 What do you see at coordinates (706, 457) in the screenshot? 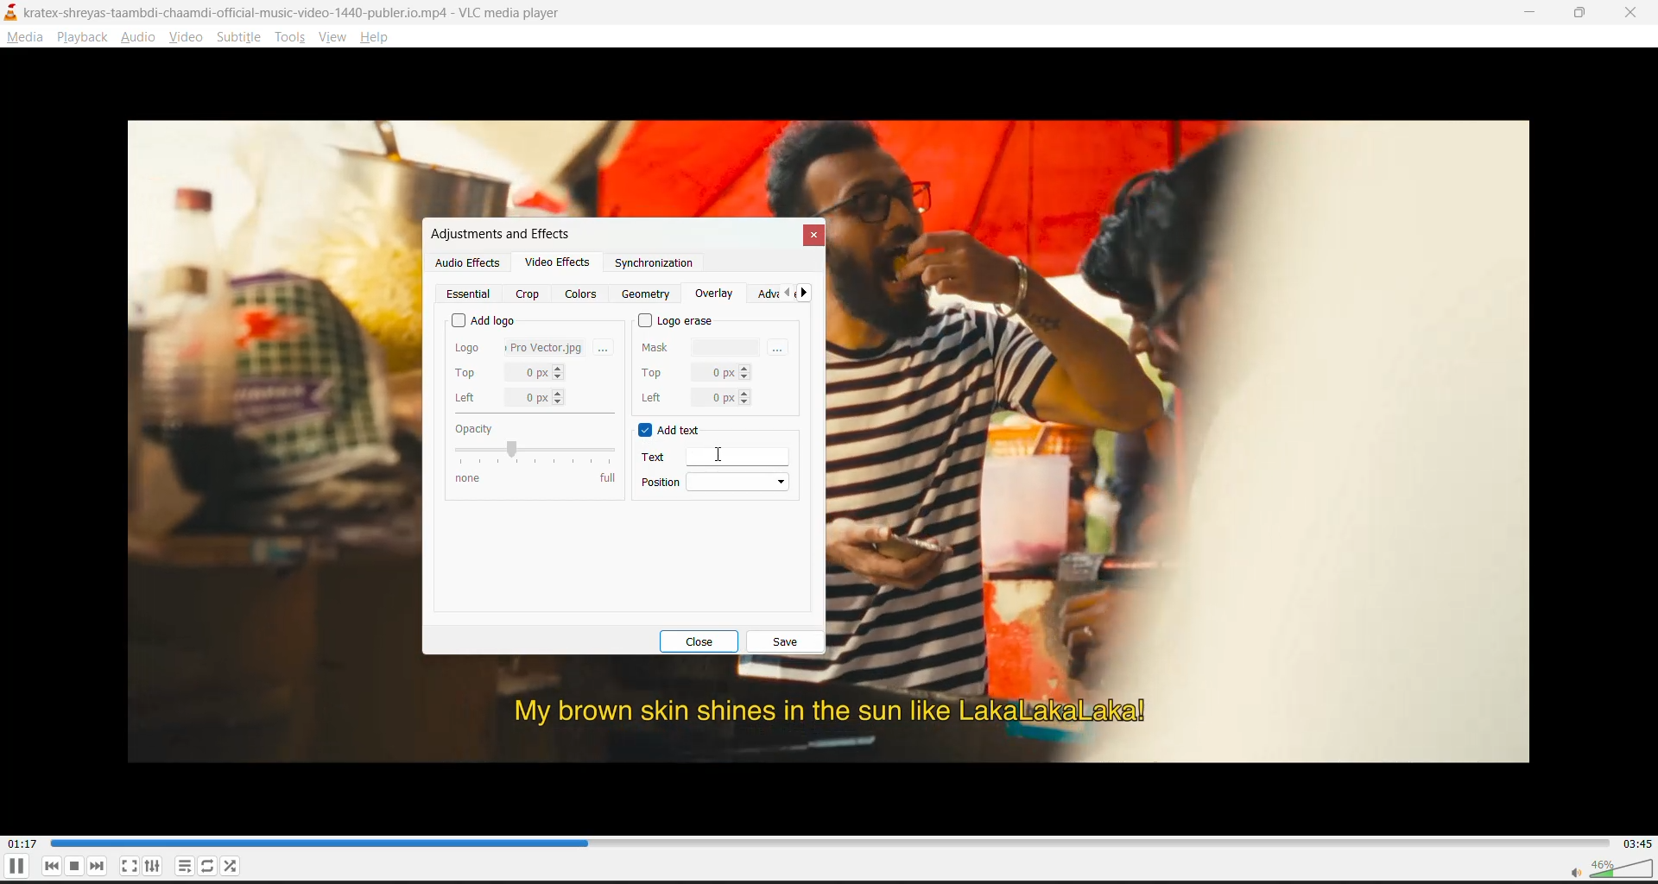
I see `text` at bounding box center [706, 457].